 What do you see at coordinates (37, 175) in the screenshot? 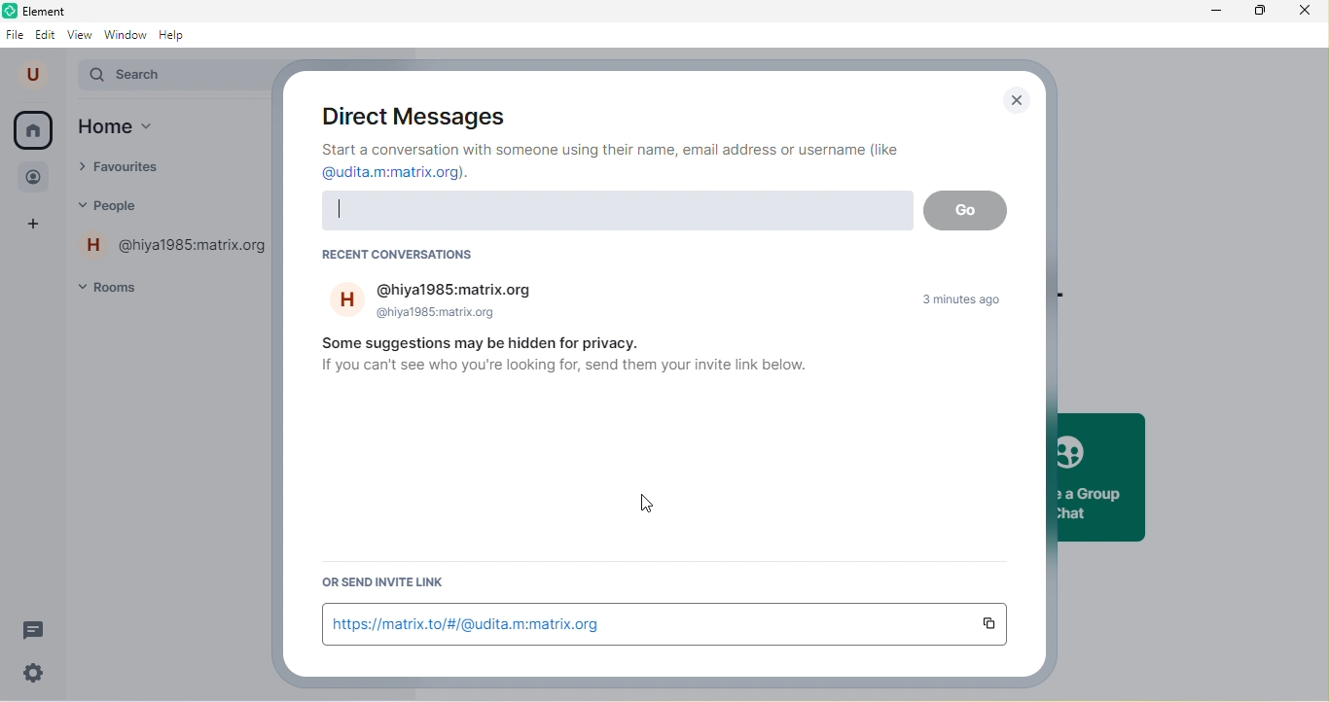
I see `people` at bounding box center [37, 175].